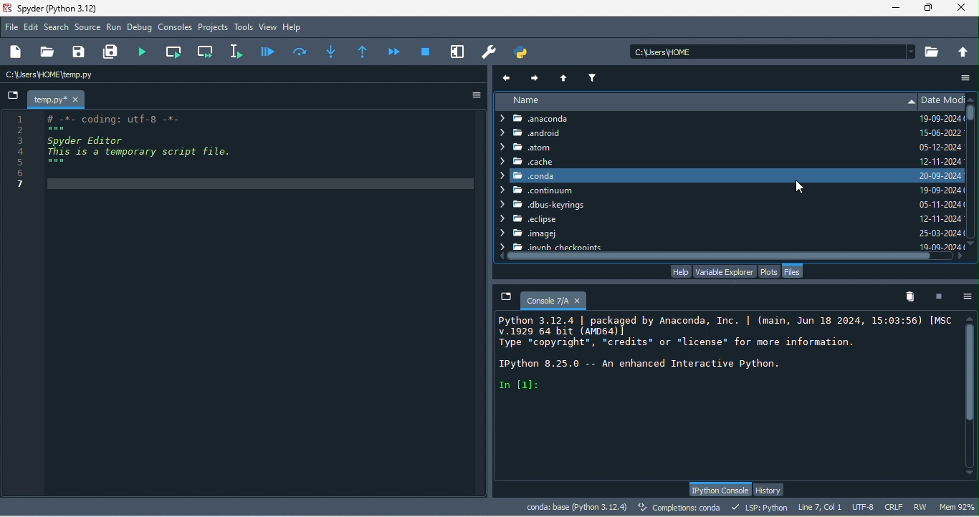 This screenshot has width=979, height=517. Describe the element at coordinates (770, 271) in the screenshot. I see `plots` at that location.